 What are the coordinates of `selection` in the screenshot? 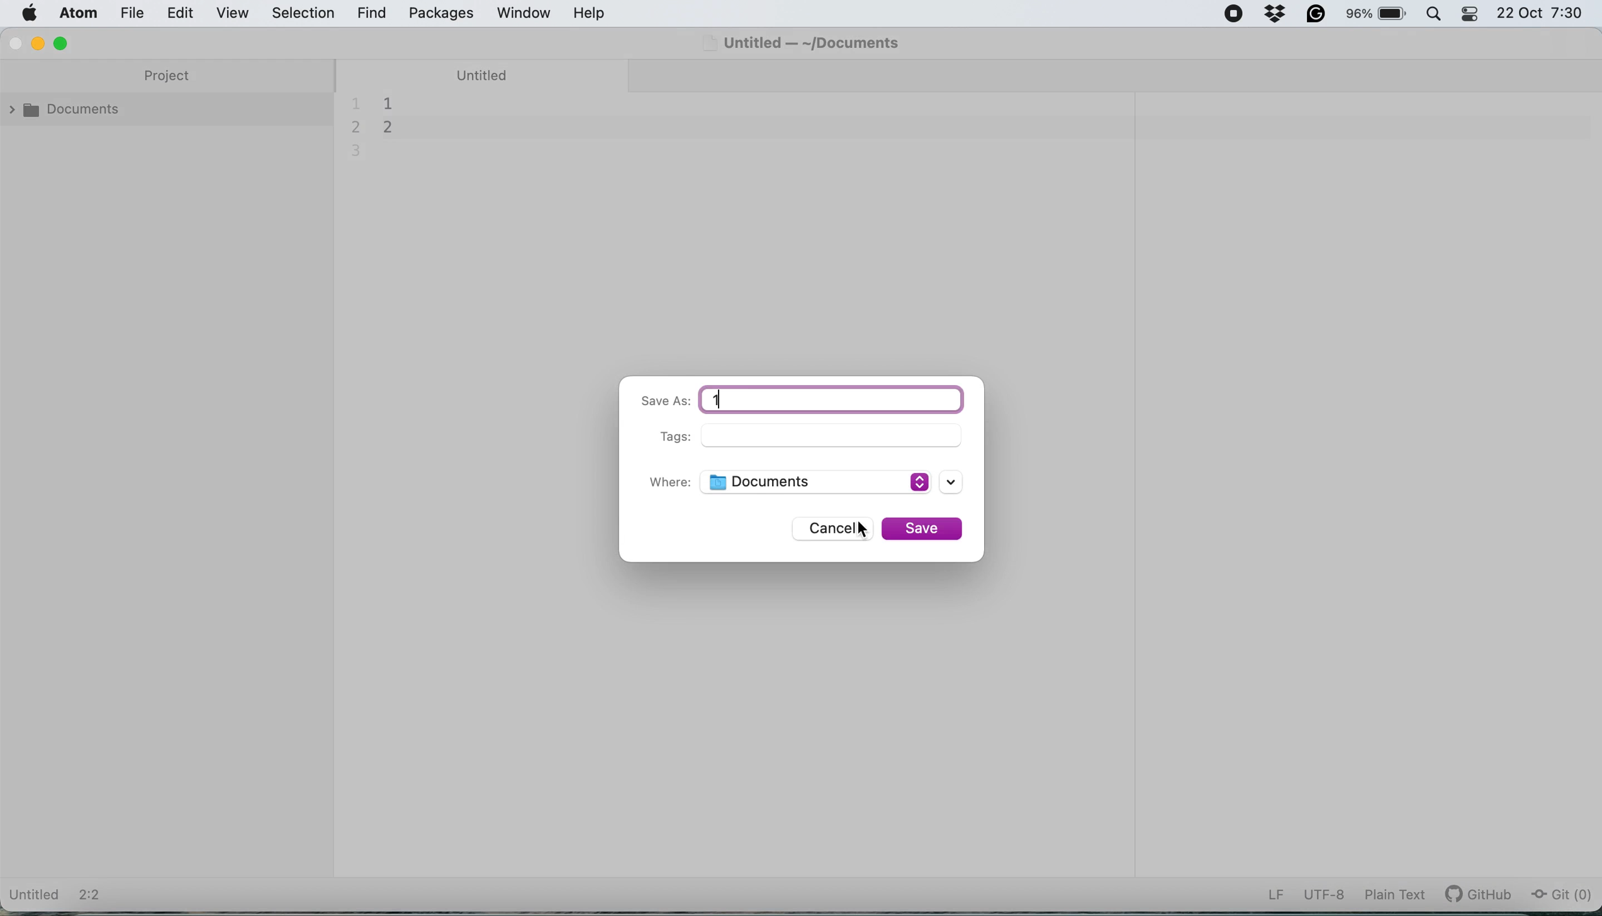 It's located at (306, 12).